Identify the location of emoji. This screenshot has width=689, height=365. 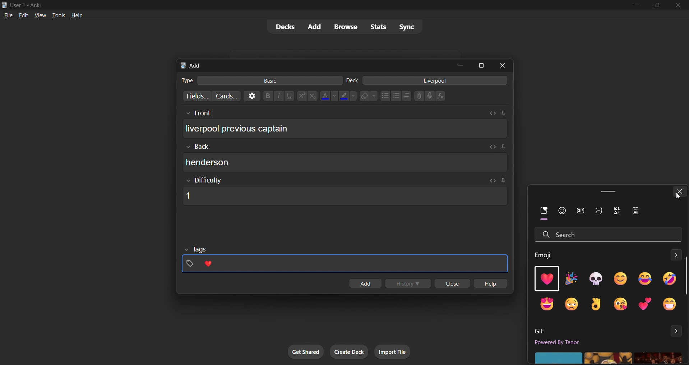
(572, 279).